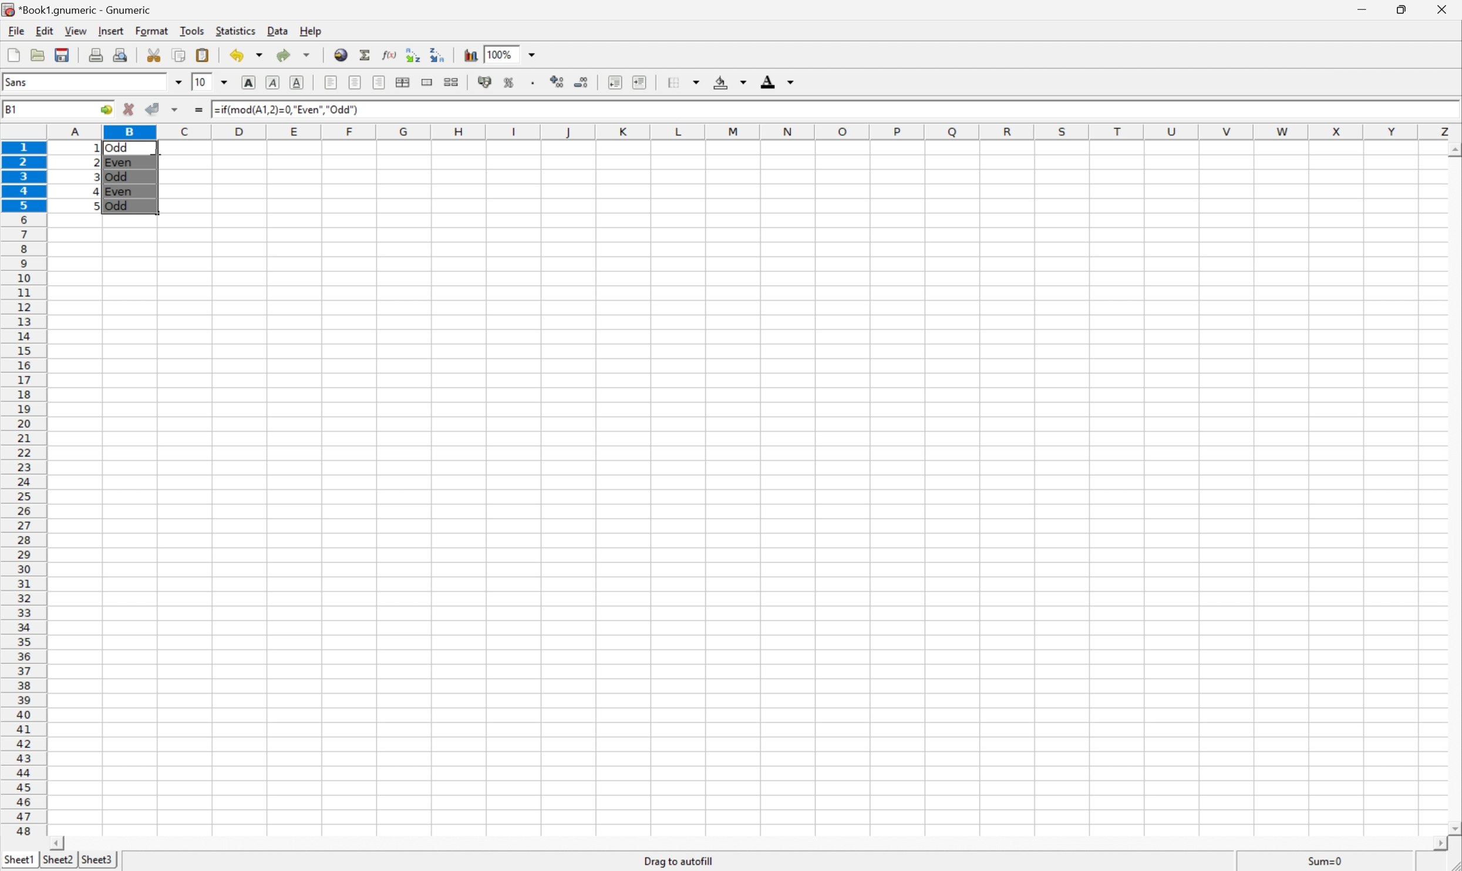  I want to click on Odd, so click(119, 146).